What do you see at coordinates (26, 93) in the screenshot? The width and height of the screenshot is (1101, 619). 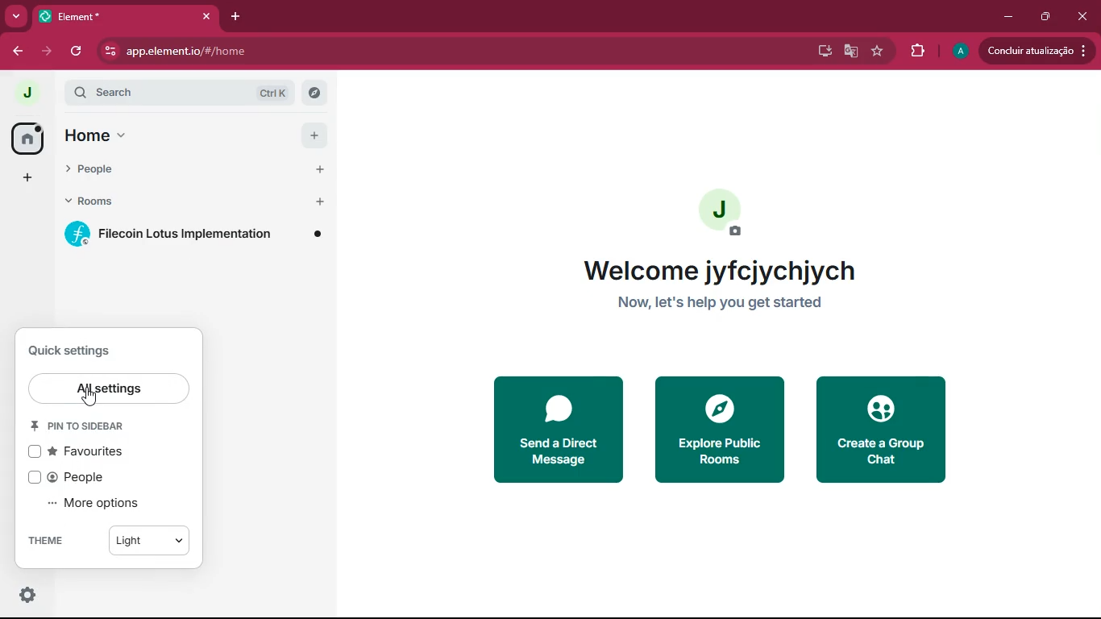 I see `profile picture` at bounding box center [26, 93].